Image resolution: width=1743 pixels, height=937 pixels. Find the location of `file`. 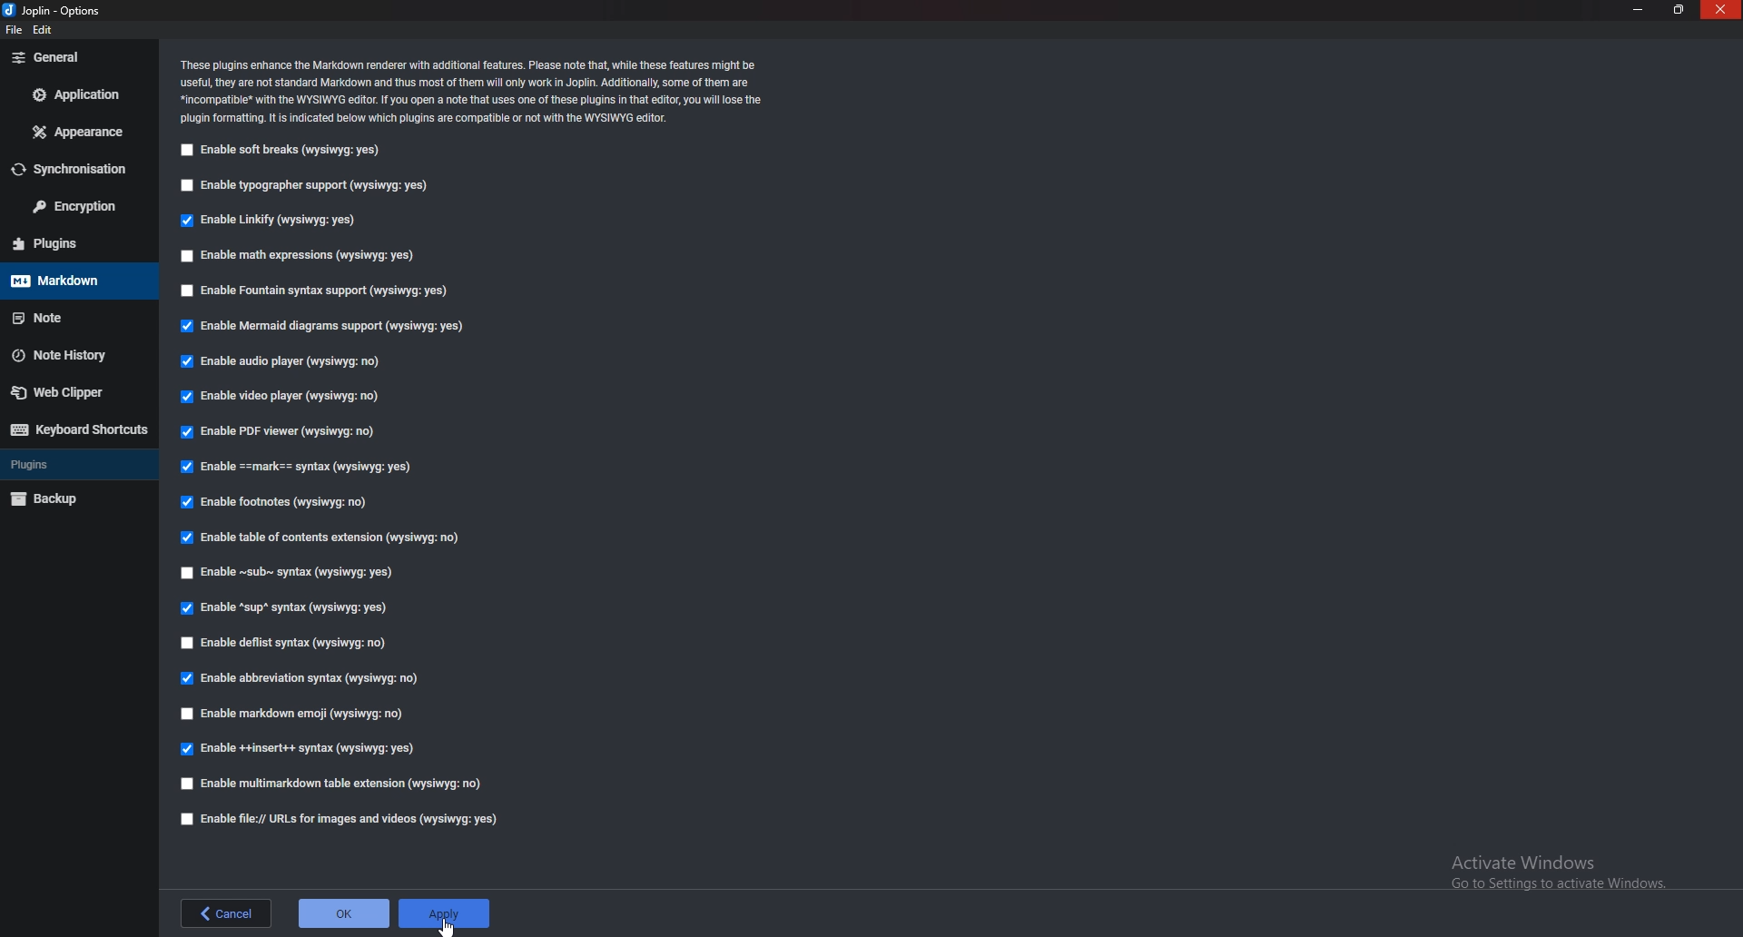

file is located at coordinates (13, 34).